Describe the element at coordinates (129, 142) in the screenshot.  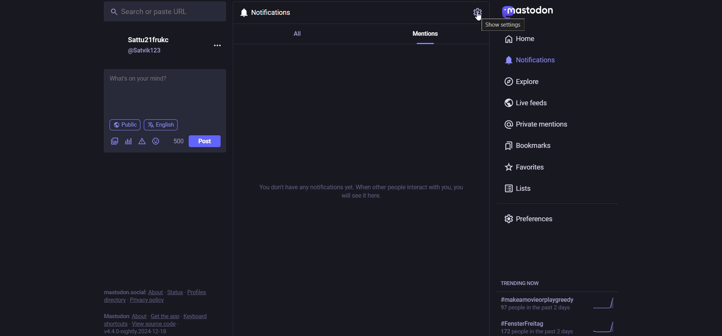
I see `add a poll` at that location.